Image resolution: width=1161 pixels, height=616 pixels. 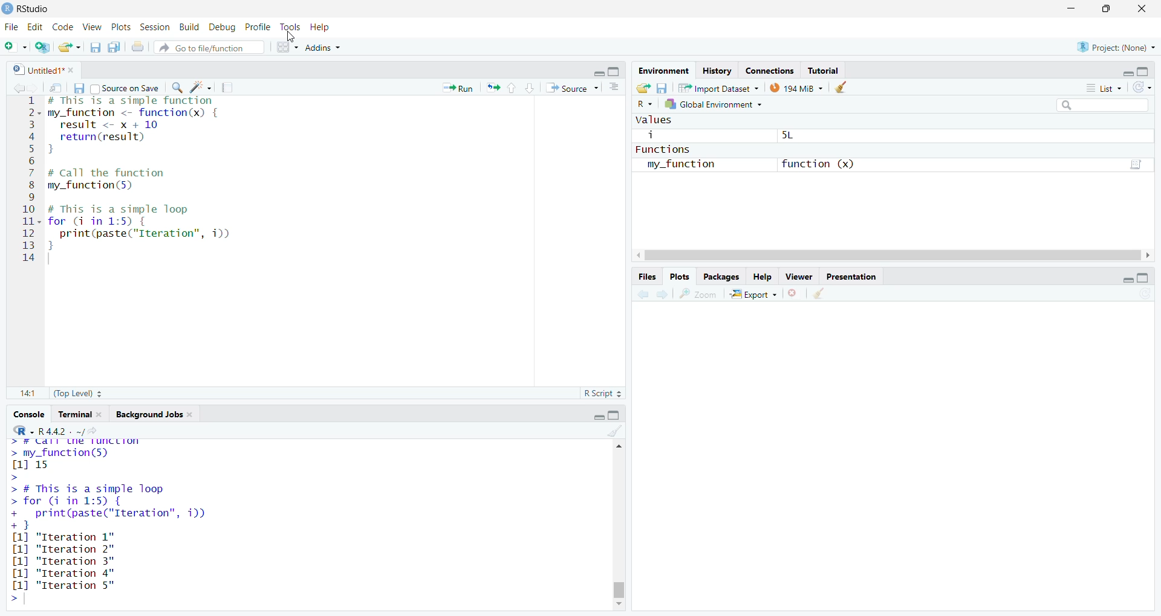 I want to click on my_function, so click(x=685, y=164).